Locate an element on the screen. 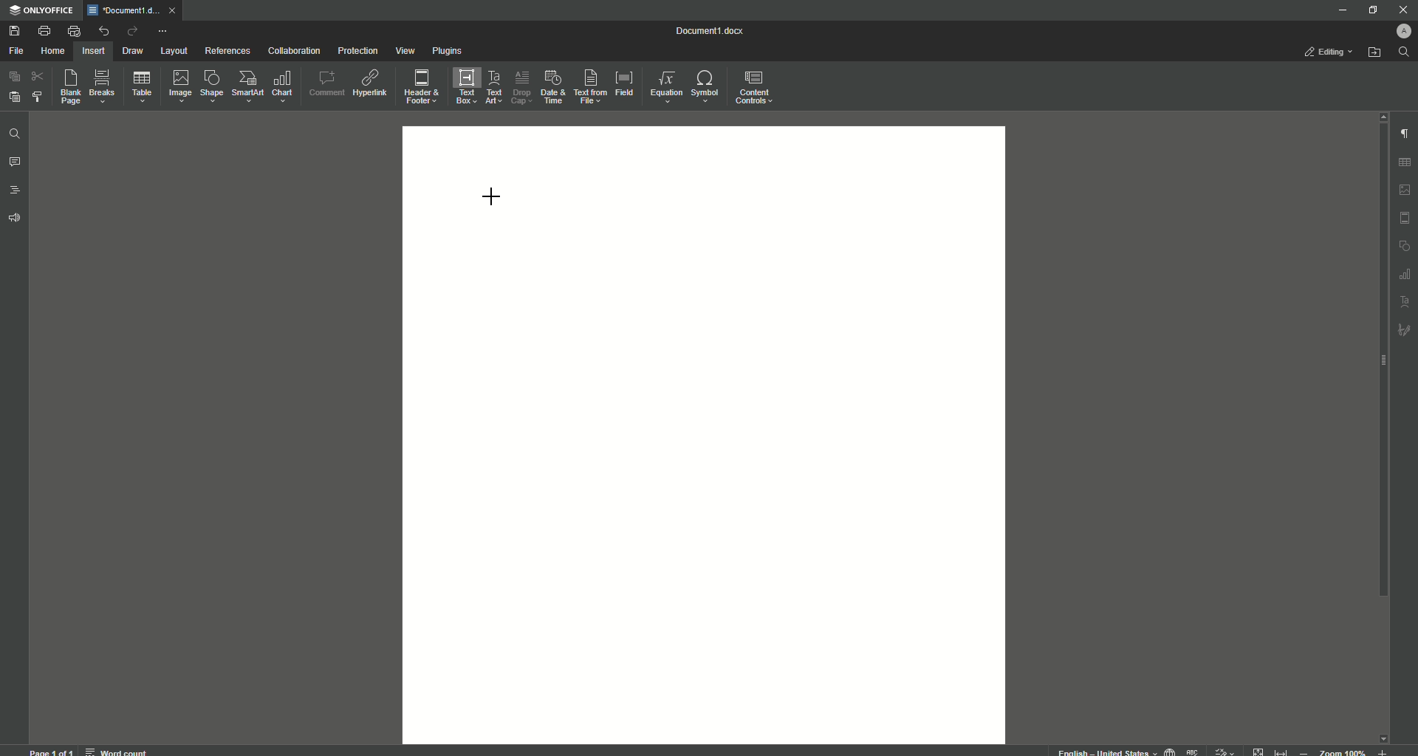  table is located at coordinates (1407, 160).